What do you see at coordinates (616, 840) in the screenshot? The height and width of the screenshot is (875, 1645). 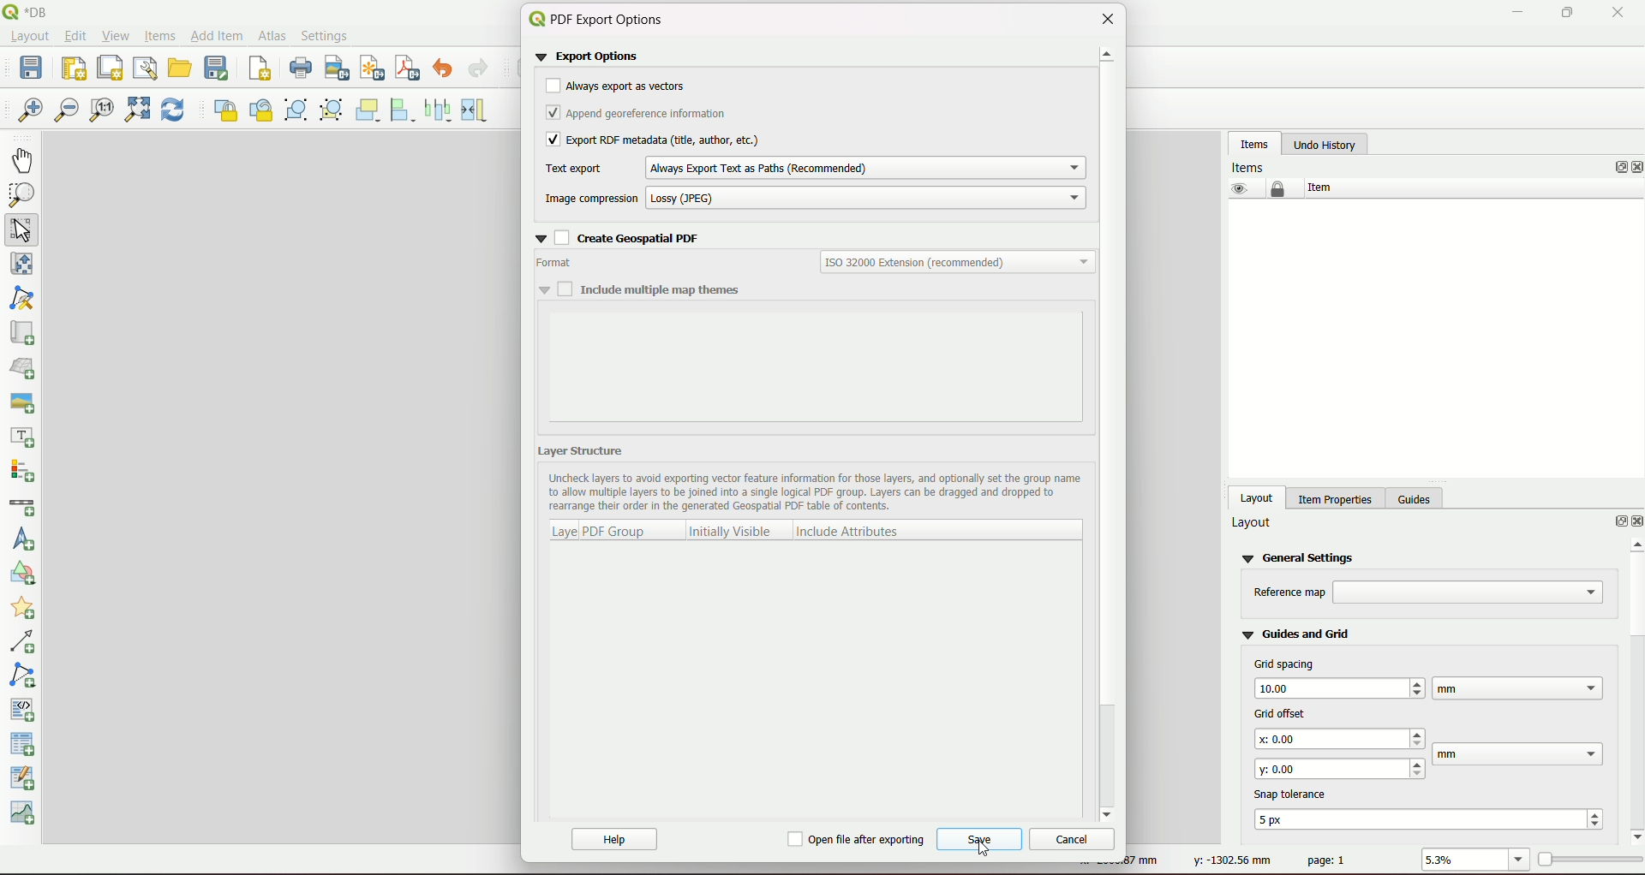 I see `help` at bounding box center [616, 840].